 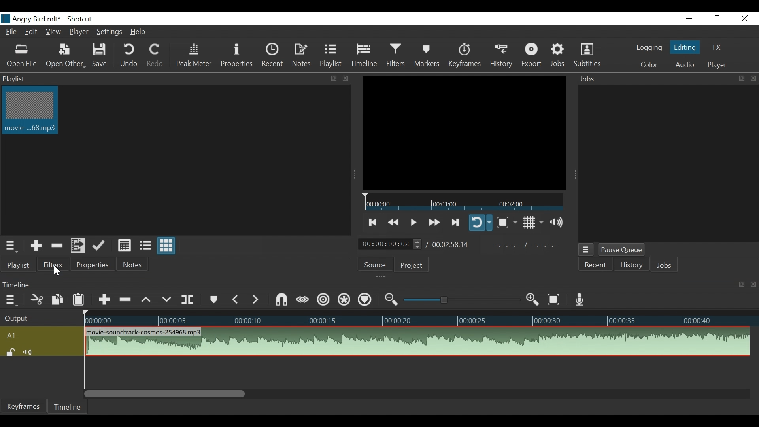 I want to click on Recent, so click(x=596, y=265).